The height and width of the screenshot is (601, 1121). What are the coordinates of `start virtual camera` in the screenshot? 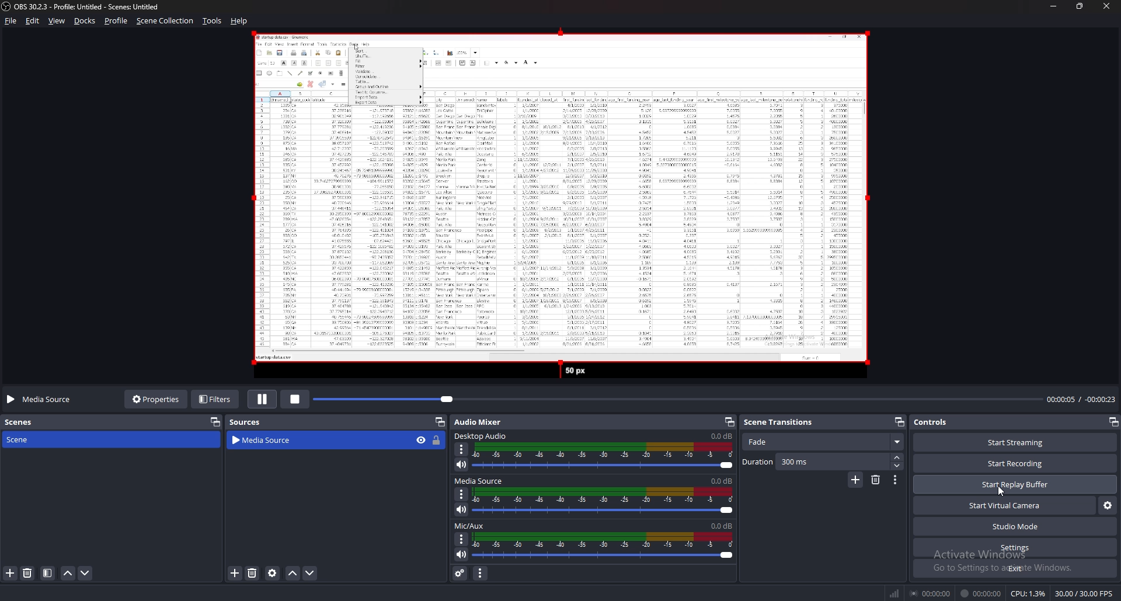 It's located at (1005, 505).